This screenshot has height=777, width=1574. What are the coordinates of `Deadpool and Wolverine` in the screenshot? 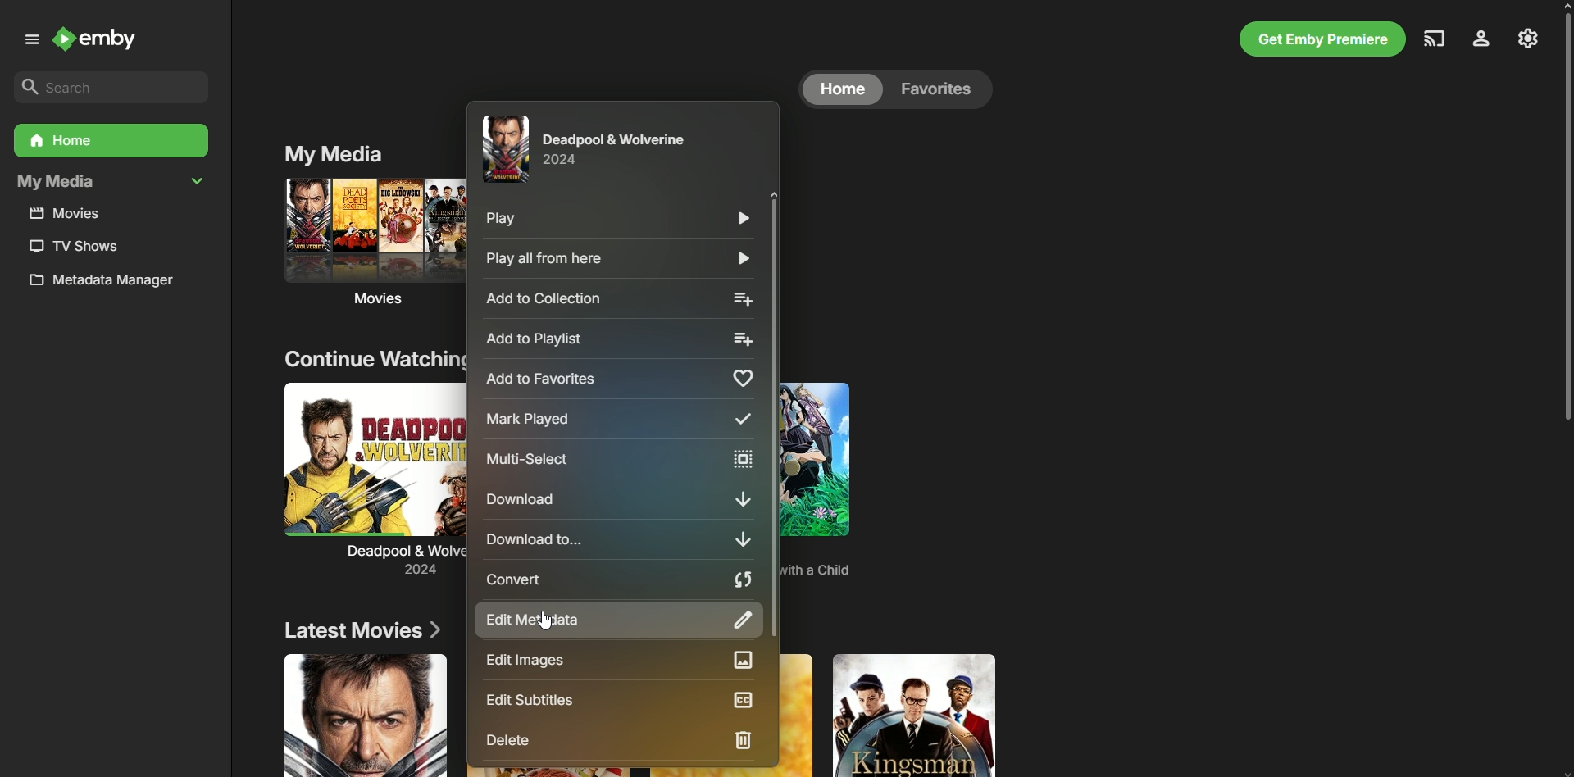 It's located at (367, 470).